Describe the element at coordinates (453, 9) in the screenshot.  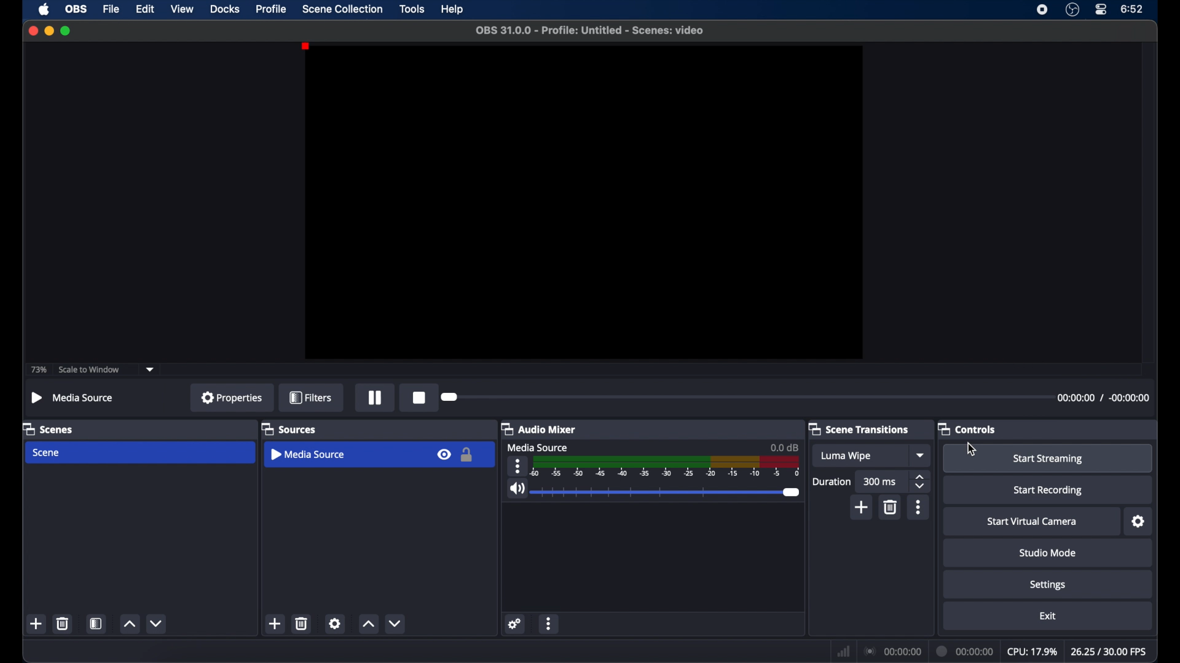
I see `help` at that location.